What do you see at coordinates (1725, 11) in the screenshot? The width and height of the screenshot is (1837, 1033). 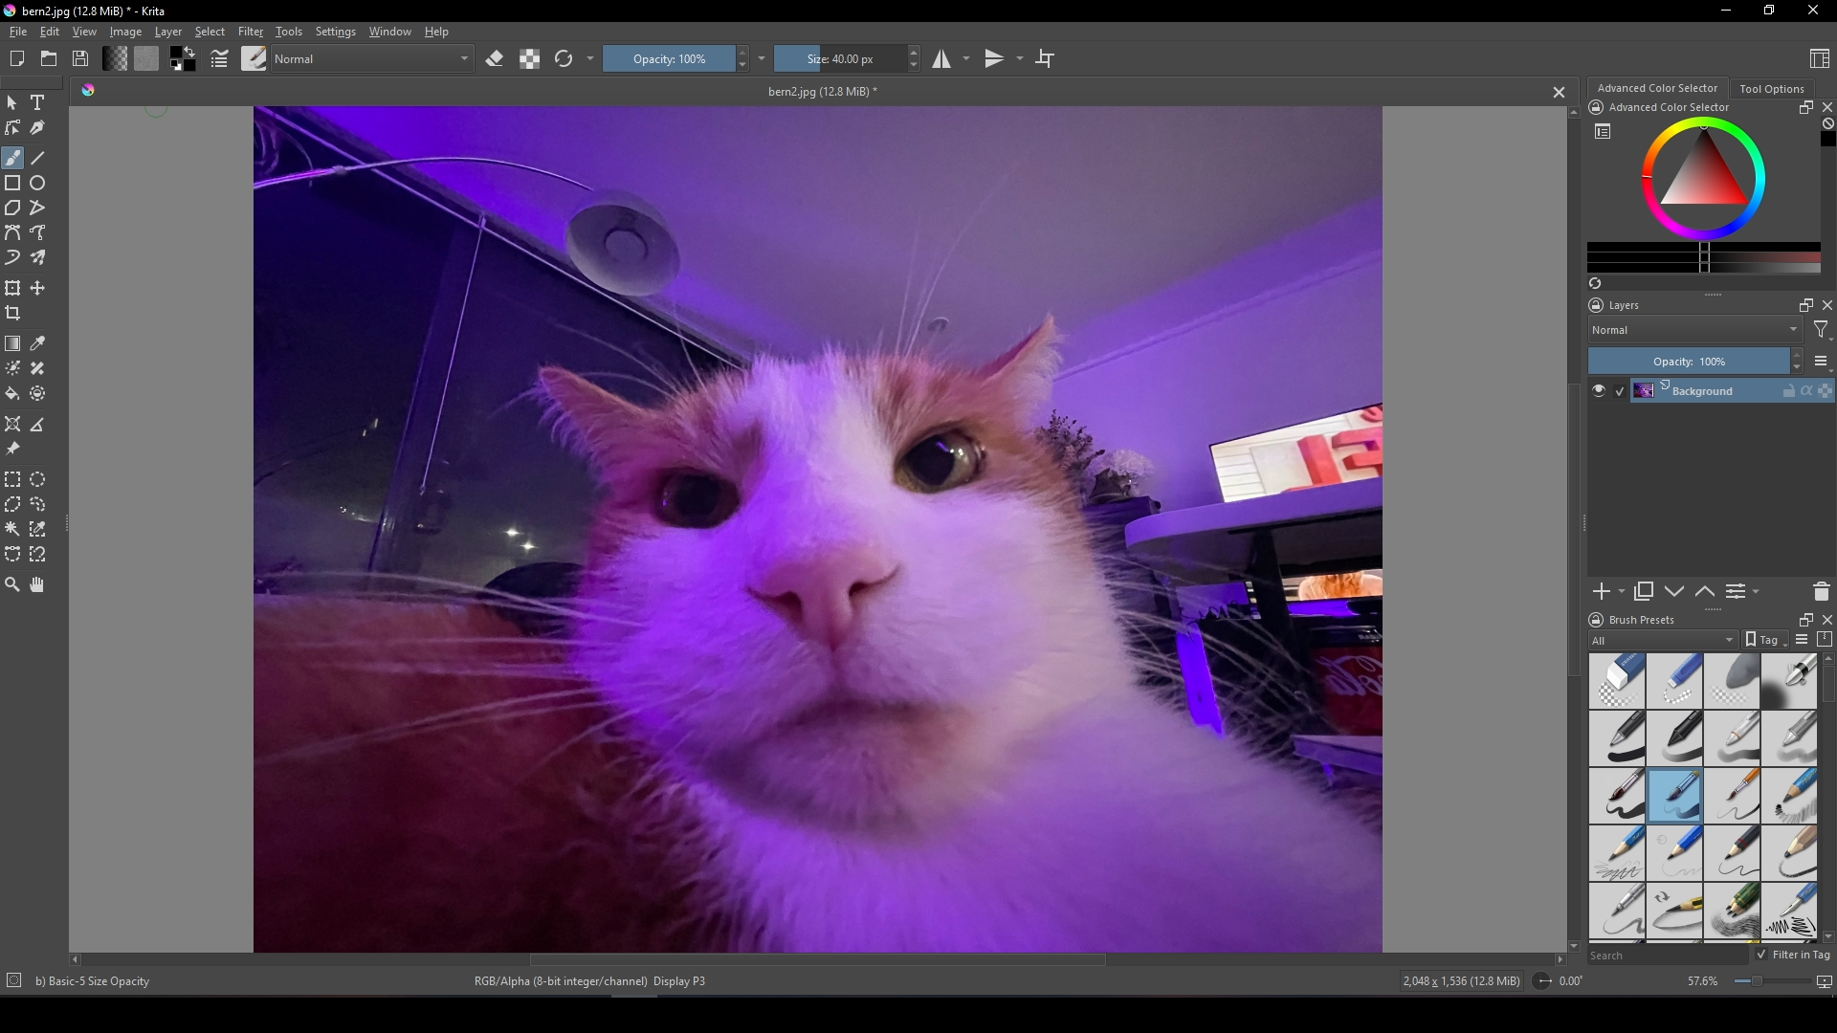 I see `Minimize` at bounding box center [1725, 11].